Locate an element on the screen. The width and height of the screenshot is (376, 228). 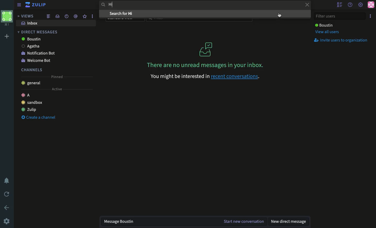
No messages in your inbox is located at coordinates (203, 65).